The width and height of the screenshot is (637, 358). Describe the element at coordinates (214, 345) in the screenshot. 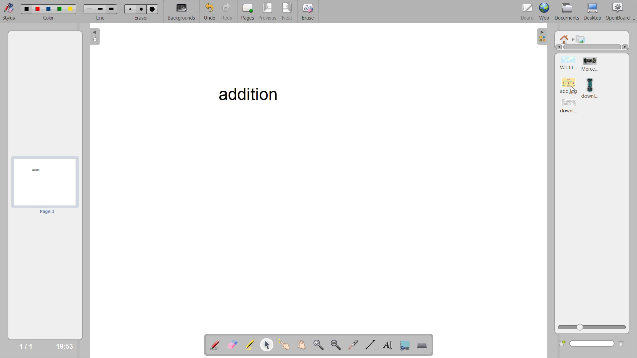

I see `annotate document` at that location.